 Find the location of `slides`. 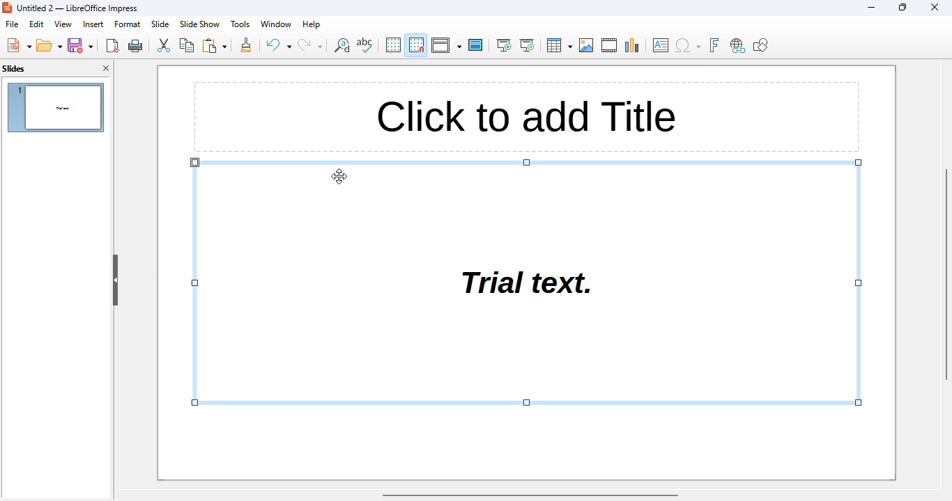

slides is located at coordinates (14, 68).